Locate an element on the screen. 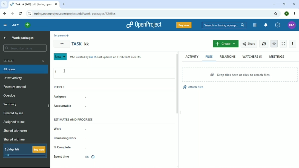 The height and width of the screenshot is (168, 299). Start new timer is located at coordinates (264, 44).